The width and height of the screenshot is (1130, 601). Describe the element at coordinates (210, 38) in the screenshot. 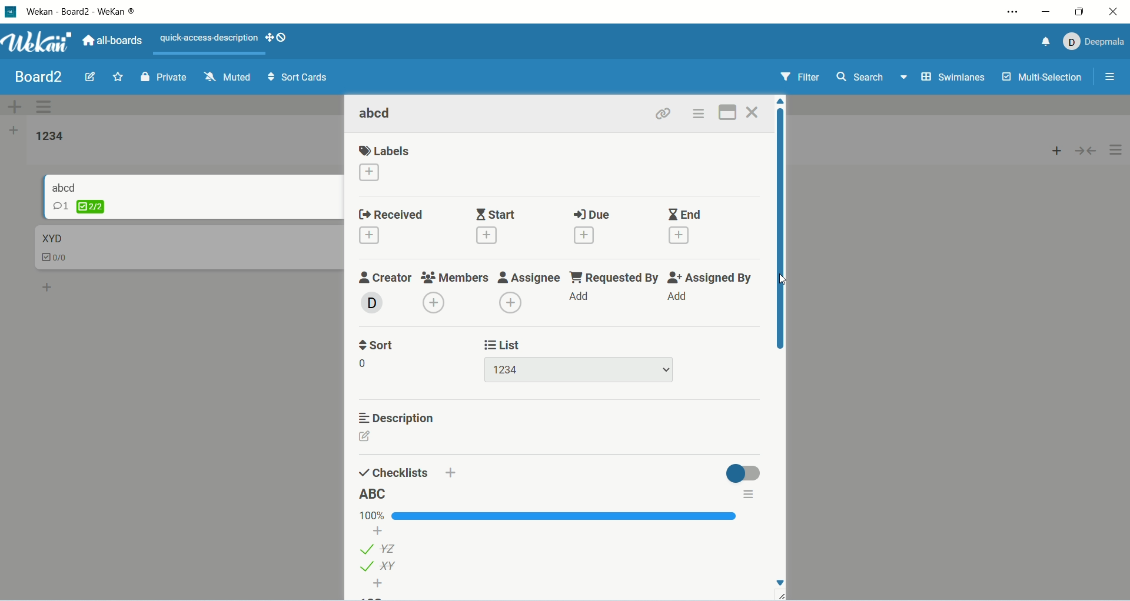

I see `text` at that location.